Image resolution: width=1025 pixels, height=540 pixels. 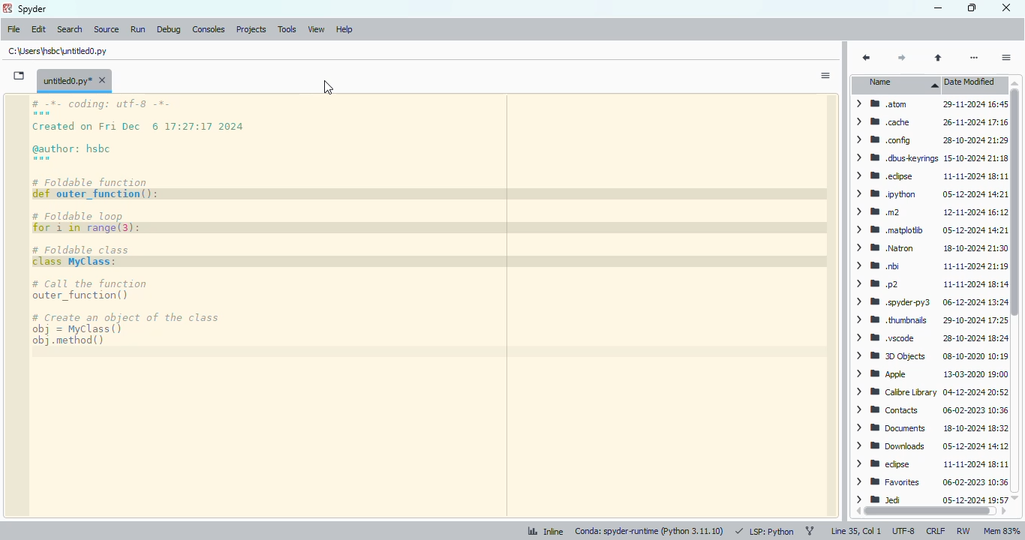 I want to click on horizontal scroll bar, so click(x=932, y=511).